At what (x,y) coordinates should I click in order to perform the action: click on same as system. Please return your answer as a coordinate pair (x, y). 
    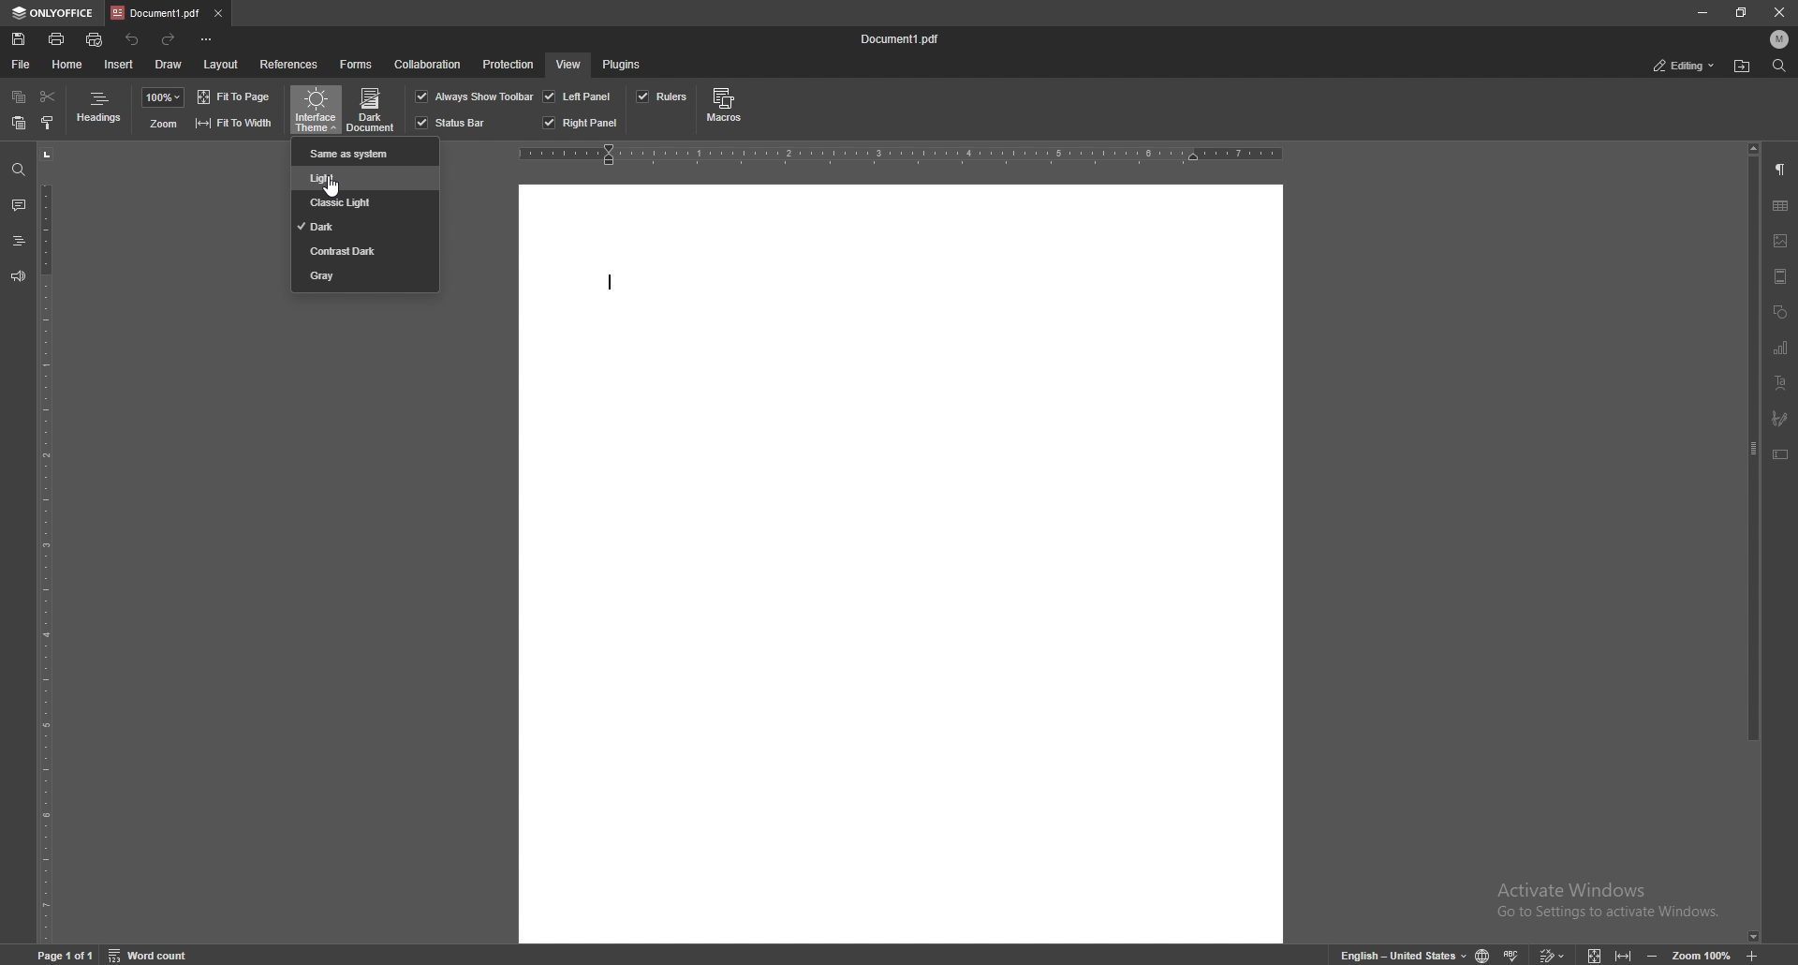
    Looking at the image, I should click on (361, 153).